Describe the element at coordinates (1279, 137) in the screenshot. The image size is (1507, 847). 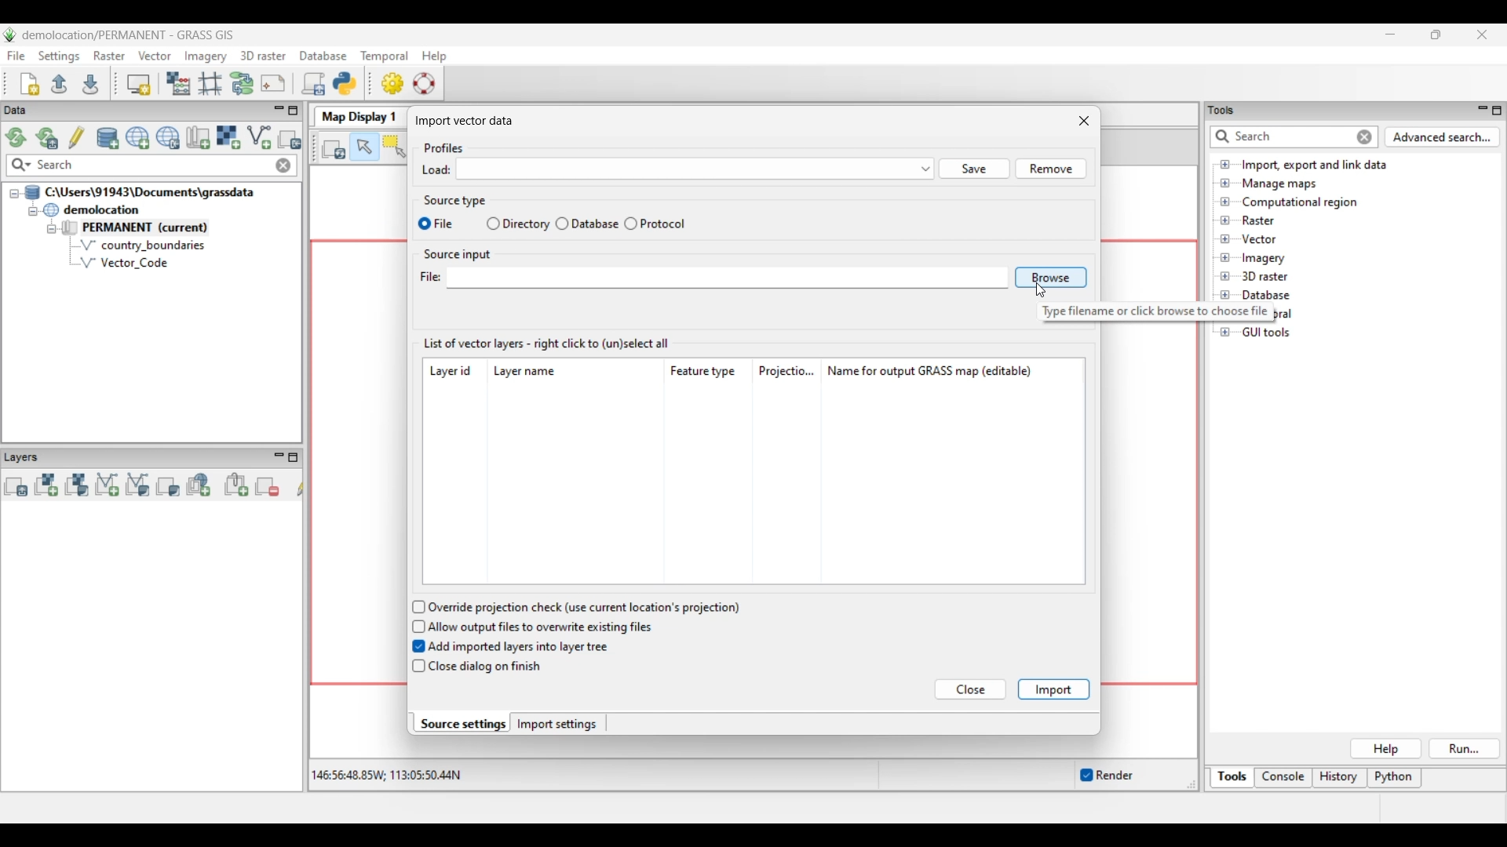
I see `Type in or enter details for quick search` at that location.